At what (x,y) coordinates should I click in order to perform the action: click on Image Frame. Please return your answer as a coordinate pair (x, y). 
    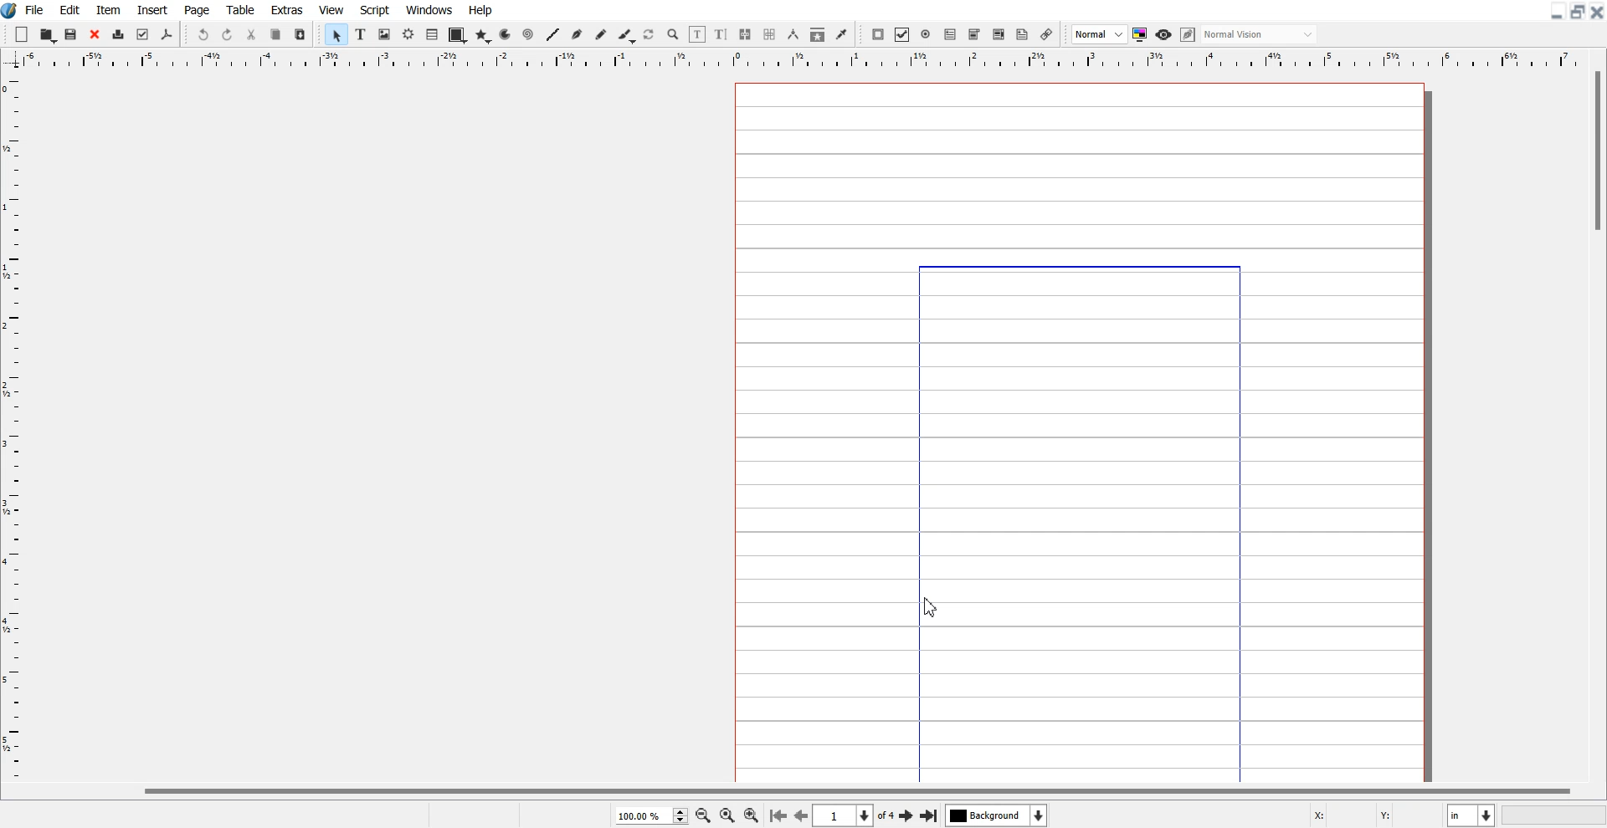
    Looking at the image, I should click on (385, 34).